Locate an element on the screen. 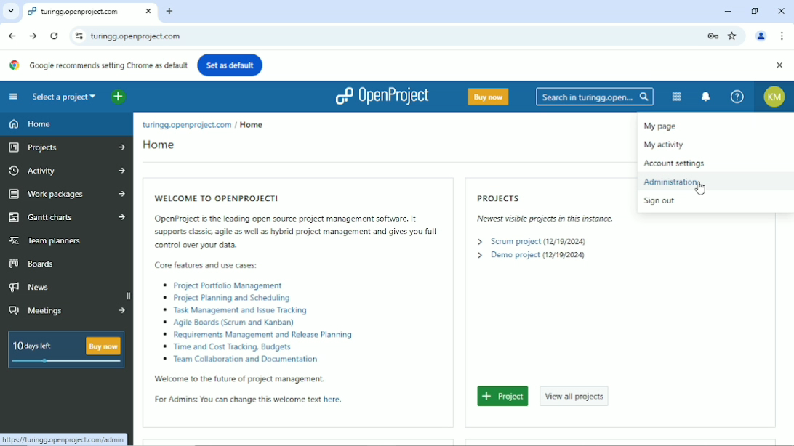  ‘& Project Portfolio Management is located at coordinates (225, 285).